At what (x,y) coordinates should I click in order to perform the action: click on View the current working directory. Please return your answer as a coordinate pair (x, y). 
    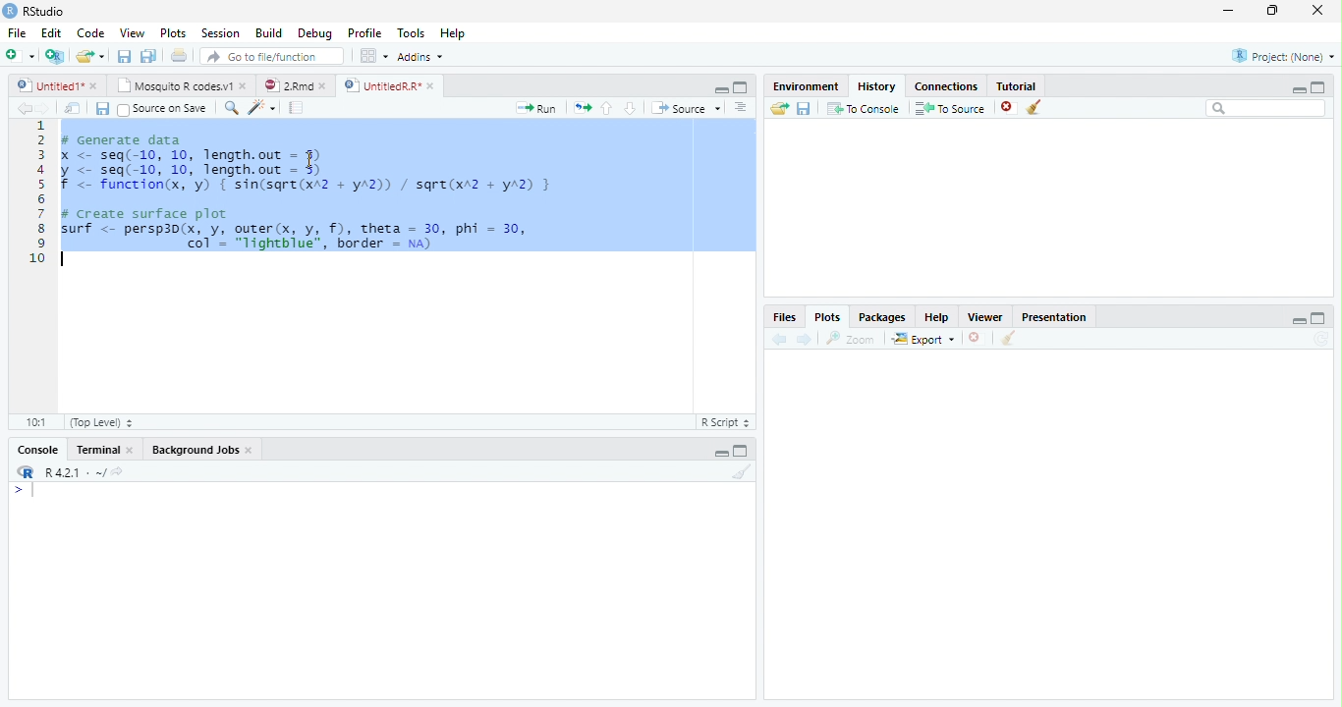
    Looking at the image, I should click on (118, 469).